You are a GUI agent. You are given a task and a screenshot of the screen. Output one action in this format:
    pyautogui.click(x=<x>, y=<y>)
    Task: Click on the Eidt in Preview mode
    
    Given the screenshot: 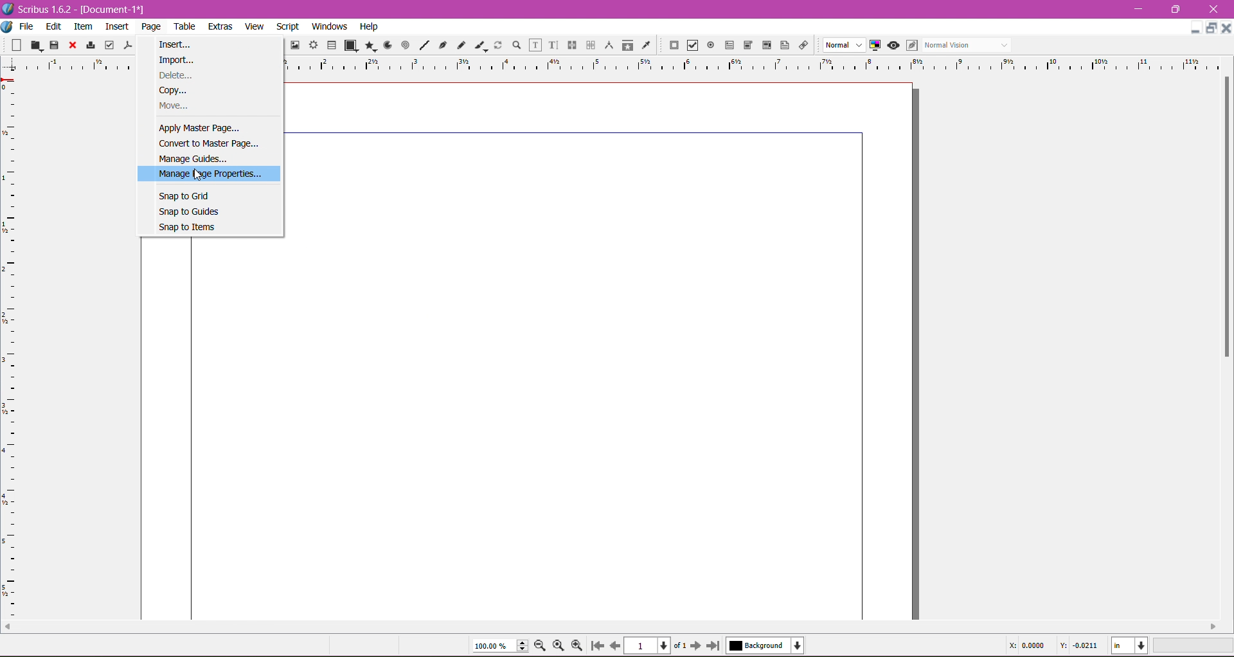 What is the action you would take?
    pyautogui.click(x=911, y=46)
    